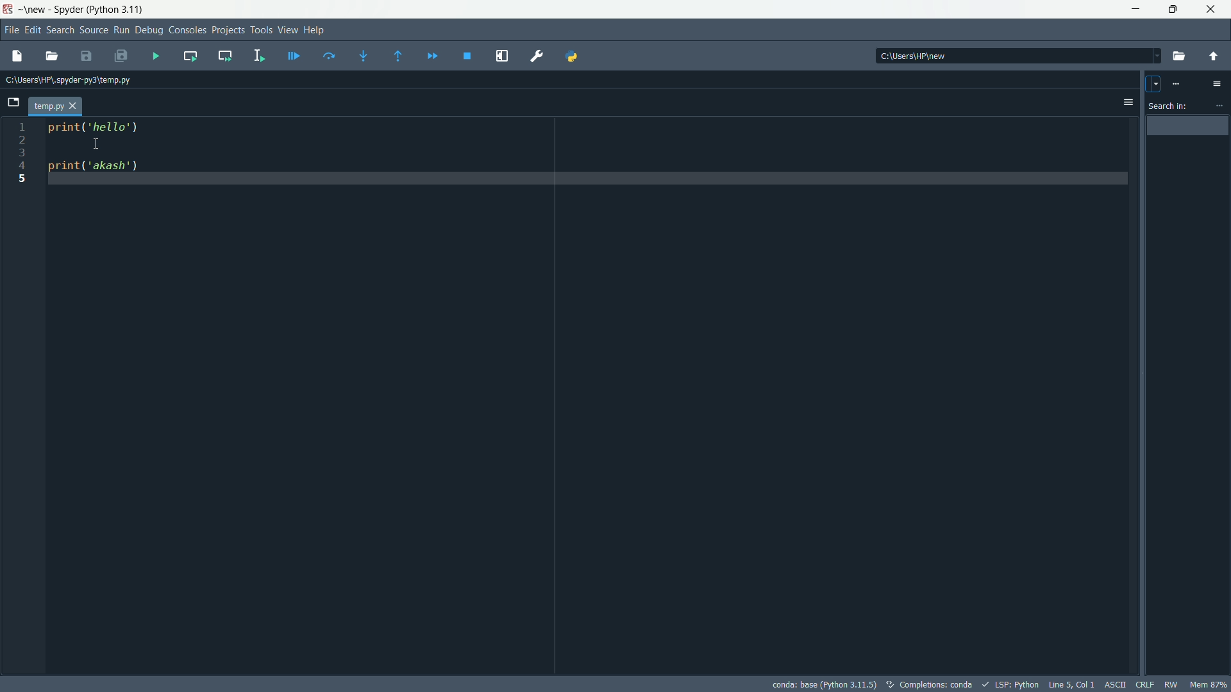 This screenshot has width=1231, height=692. What do you see at coordinates (1012, 684) in the screenshot?
I see `LSP:Python` at bounding box center [1012, 684].